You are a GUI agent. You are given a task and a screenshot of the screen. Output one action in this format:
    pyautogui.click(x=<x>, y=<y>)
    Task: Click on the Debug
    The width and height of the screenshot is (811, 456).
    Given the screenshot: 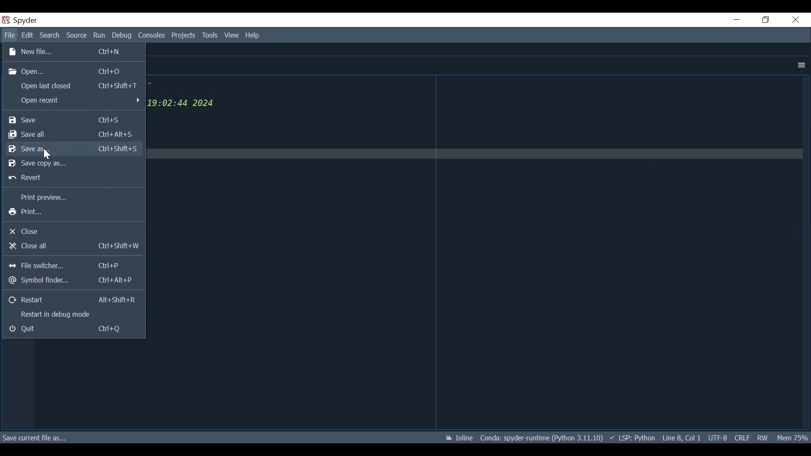 What is the action you would take?
    pyautogui.click(x=122, y=36)
    